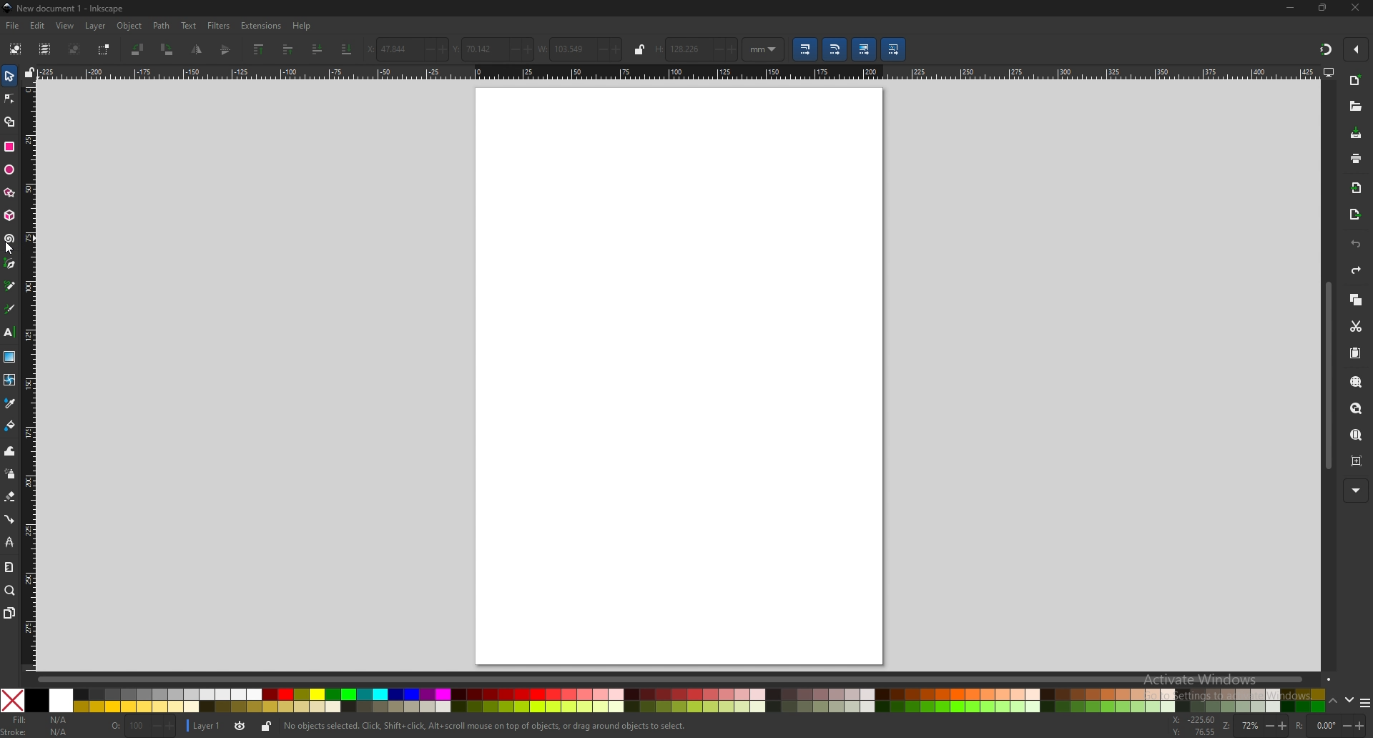 Image resolution: width=1373 pixels, height=738 pixels. What do you see at coordinates (1349, 700) in the screenshot?
I see `down` at bounding box center [1349, 700].